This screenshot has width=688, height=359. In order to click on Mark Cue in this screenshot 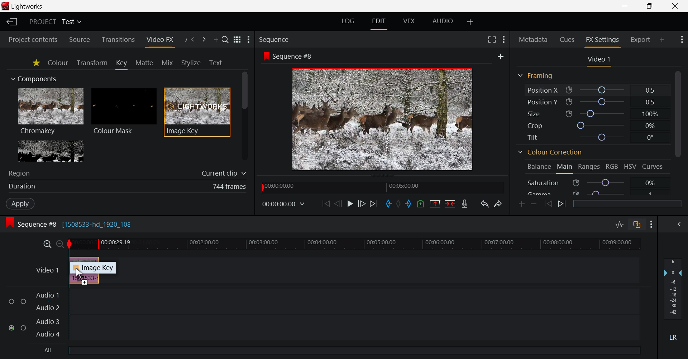, I will do `click(421, 204)`.